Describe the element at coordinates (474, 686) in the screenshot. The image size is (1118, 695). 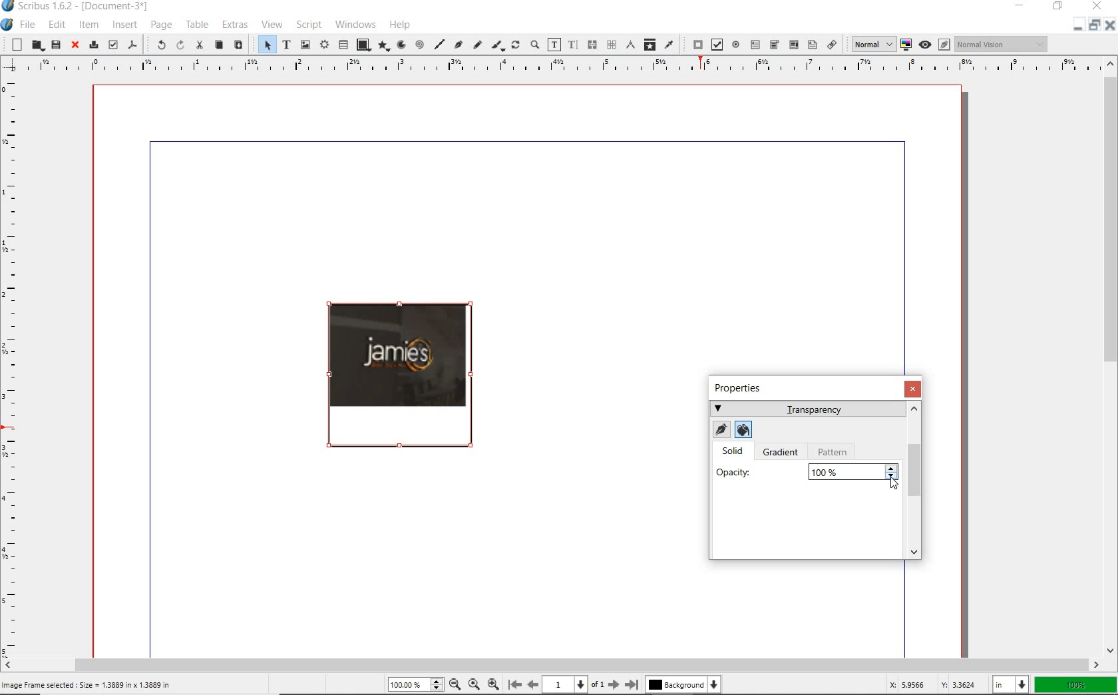
I see `zoom to` at that location.